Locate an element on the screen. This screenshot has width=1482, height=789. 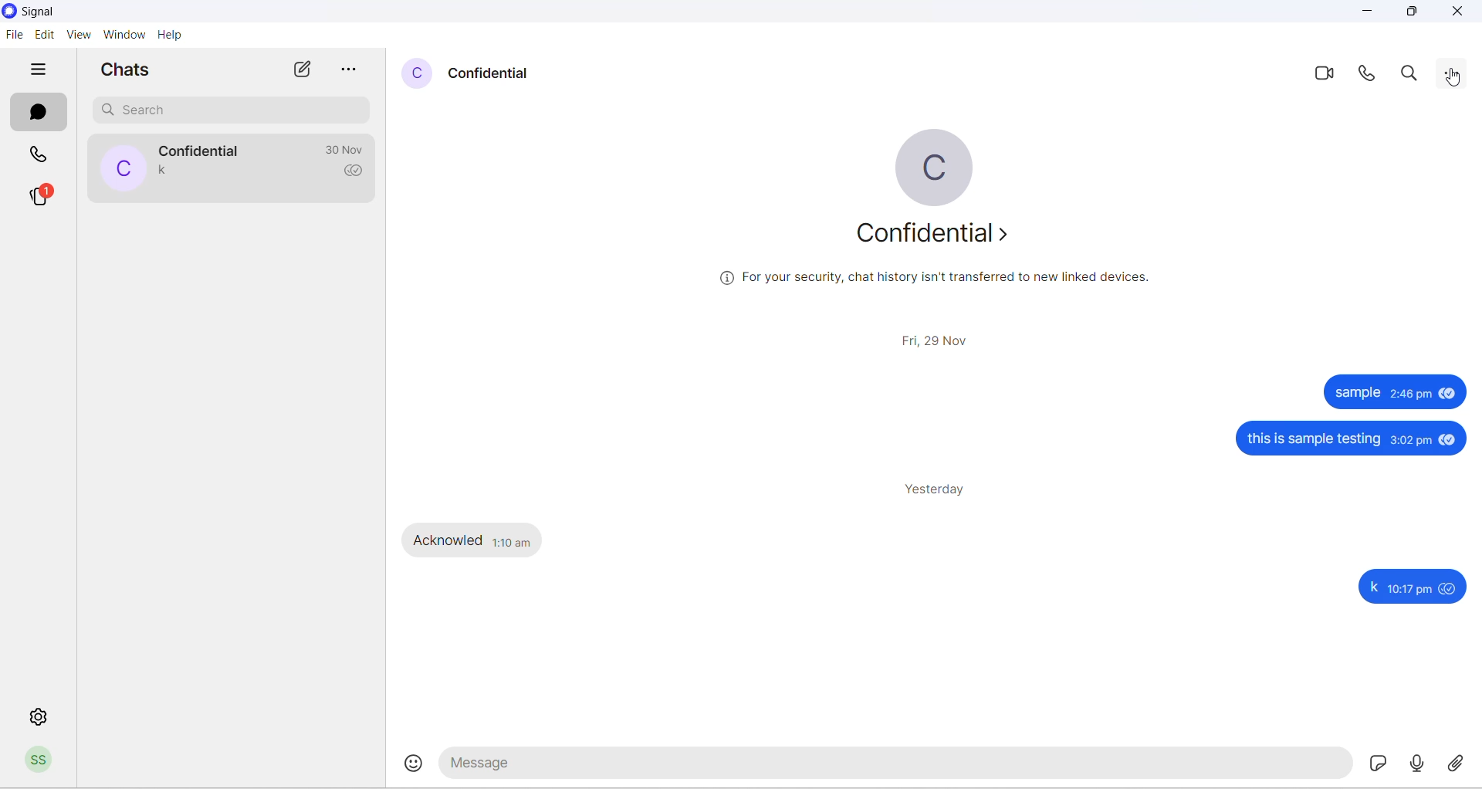
seen is located at coordinates (1450, 391).